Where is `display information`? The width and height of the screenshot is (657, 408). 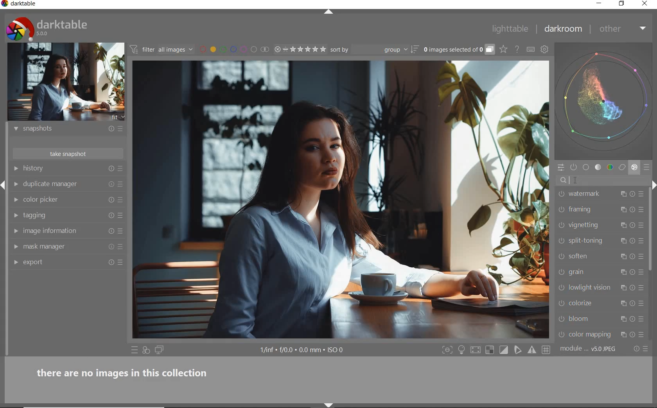
display information is located at coordinates (303, 351).